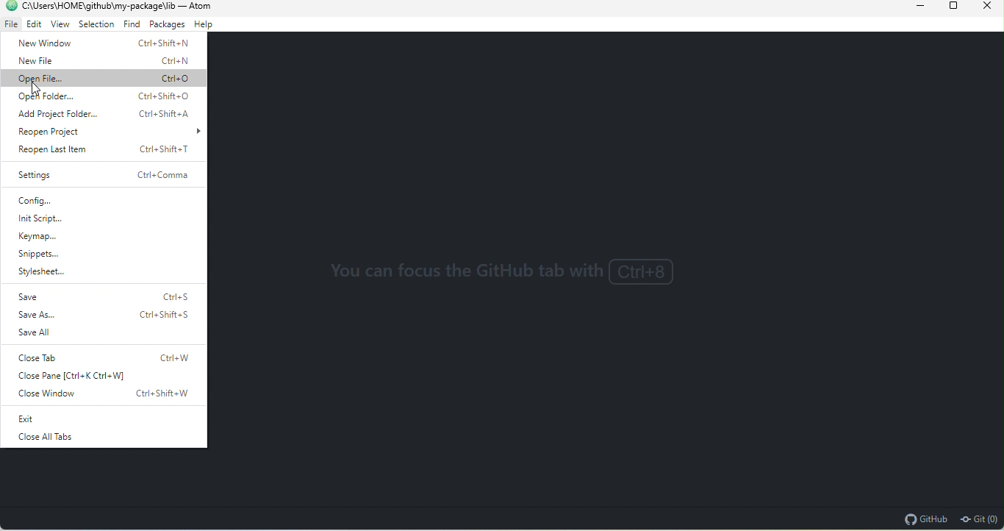 This screenshot has width=1004, height=531. Describe the element at coordinates (166, 26) in the screenshot. I see `packages` at that location.